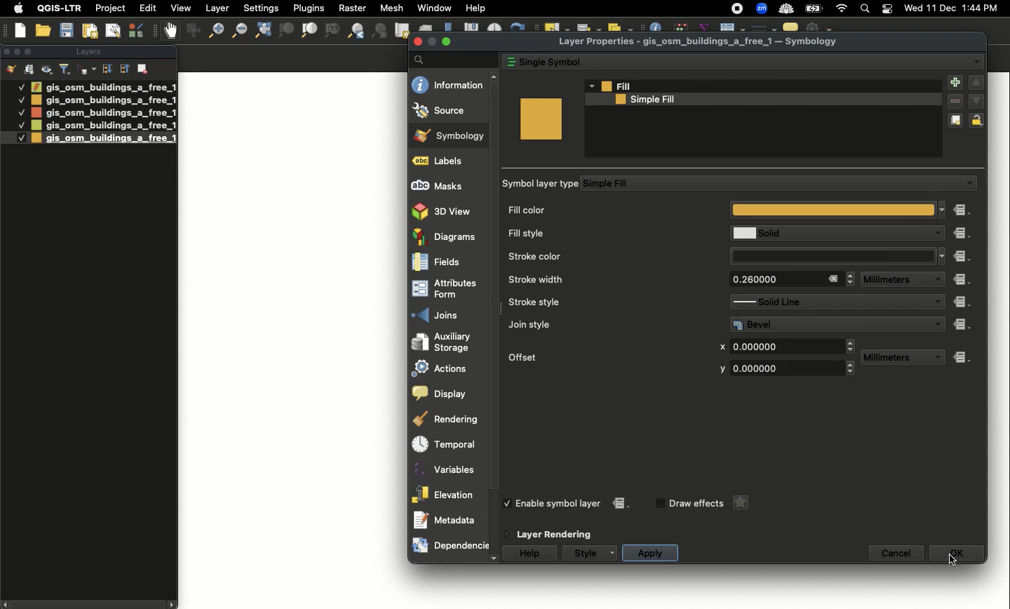 The image size is (1010, 609). I want to click on 1:43 PM, so click(982, 8).